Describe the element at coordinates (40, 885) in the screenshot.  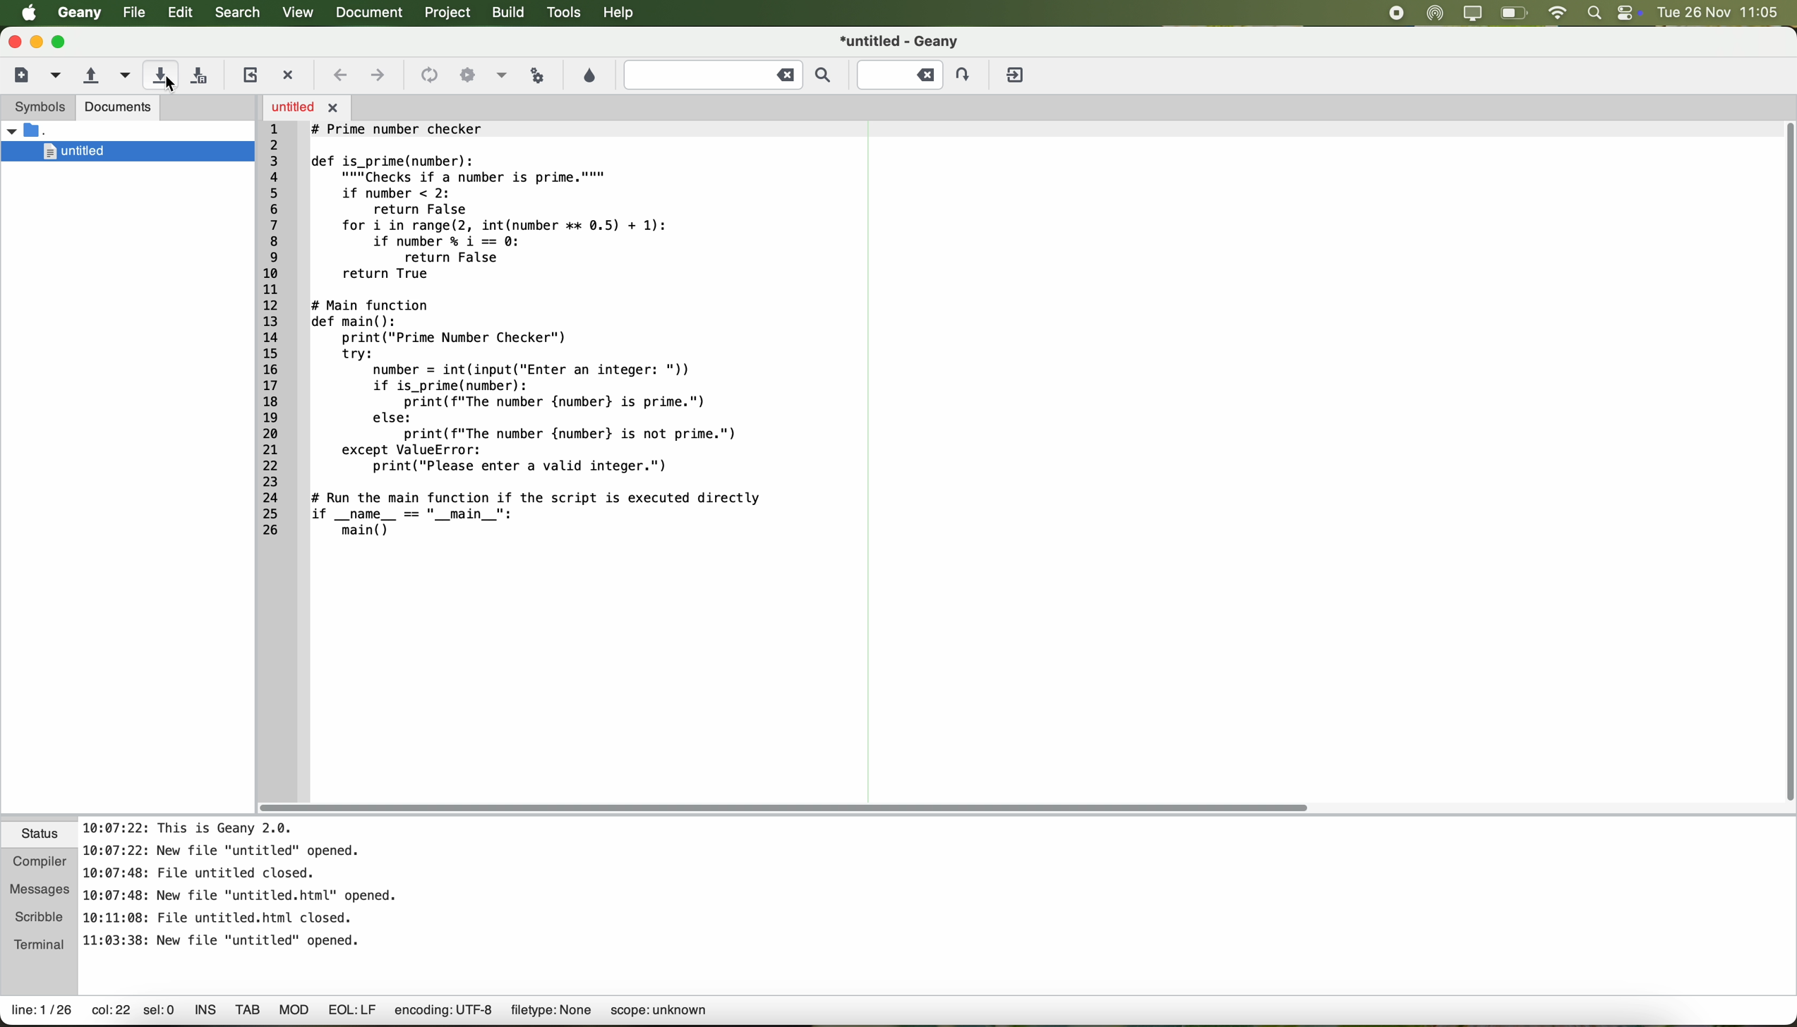
I see `messages` at that location.